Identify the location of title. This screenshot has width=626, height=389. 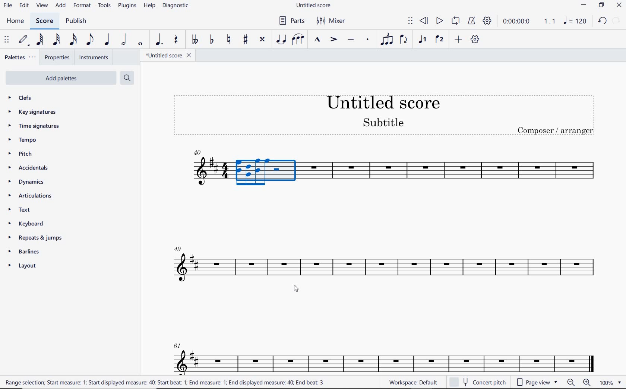
(380, 113).